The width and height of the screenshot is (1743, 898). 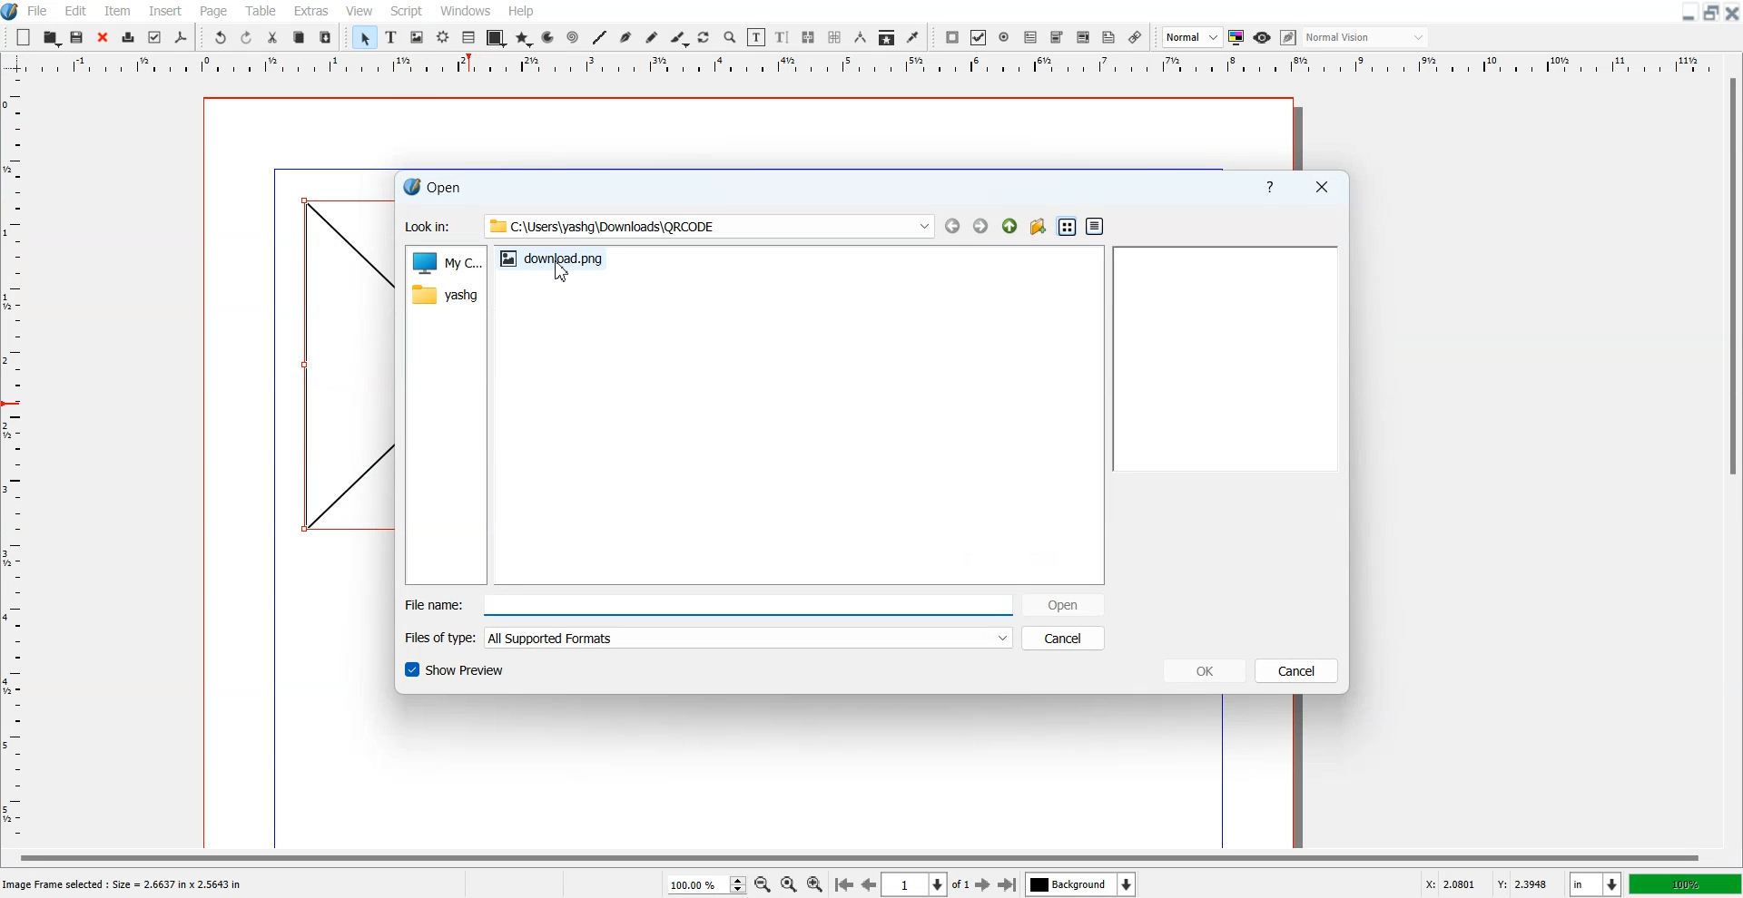 What do you see at coordinates (1064, 639) in the screenshot?
I see `Cancel` at bounding box center [1064, 639].